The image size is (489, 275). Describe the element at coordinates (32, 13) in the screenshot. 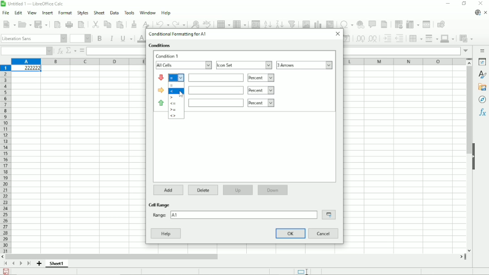

I see `View` at that location.